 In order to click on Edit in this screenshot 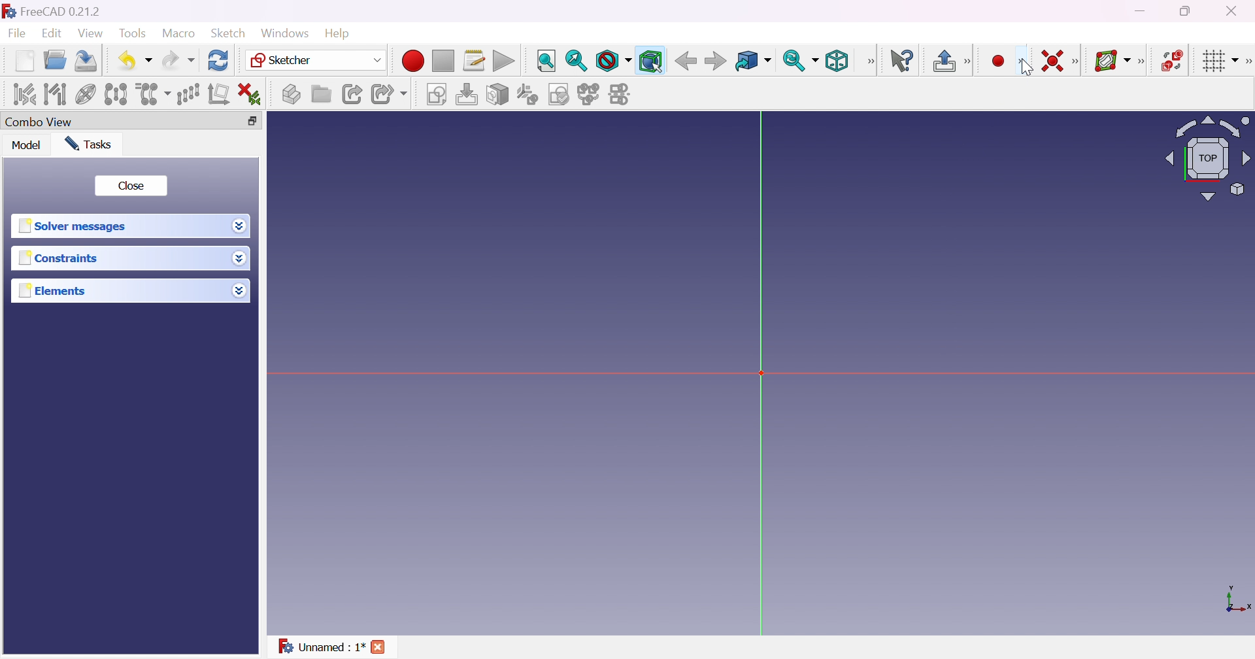, I will do `click(52, 33)`.